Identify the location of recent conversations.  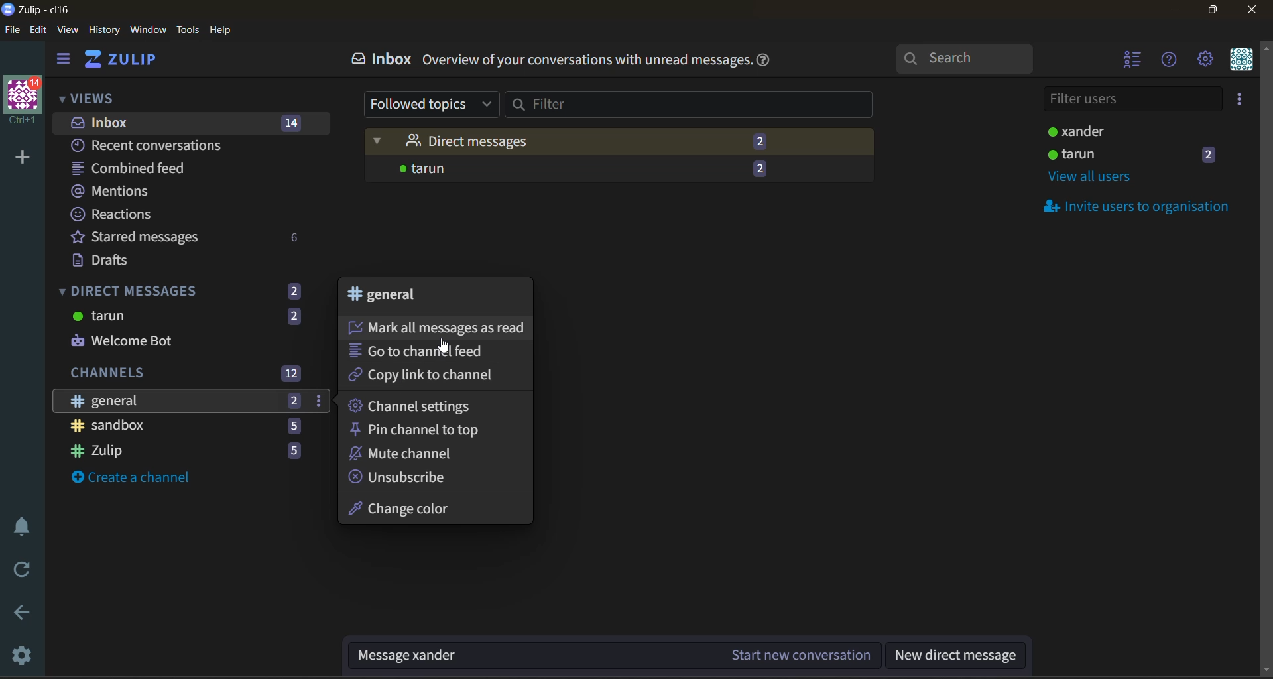
(162, 145).